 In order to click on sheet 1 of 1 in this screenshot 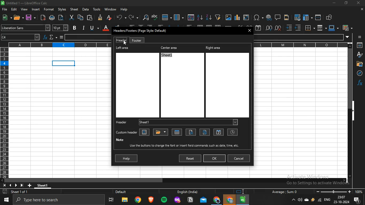, I will do `click(16, 192)`.